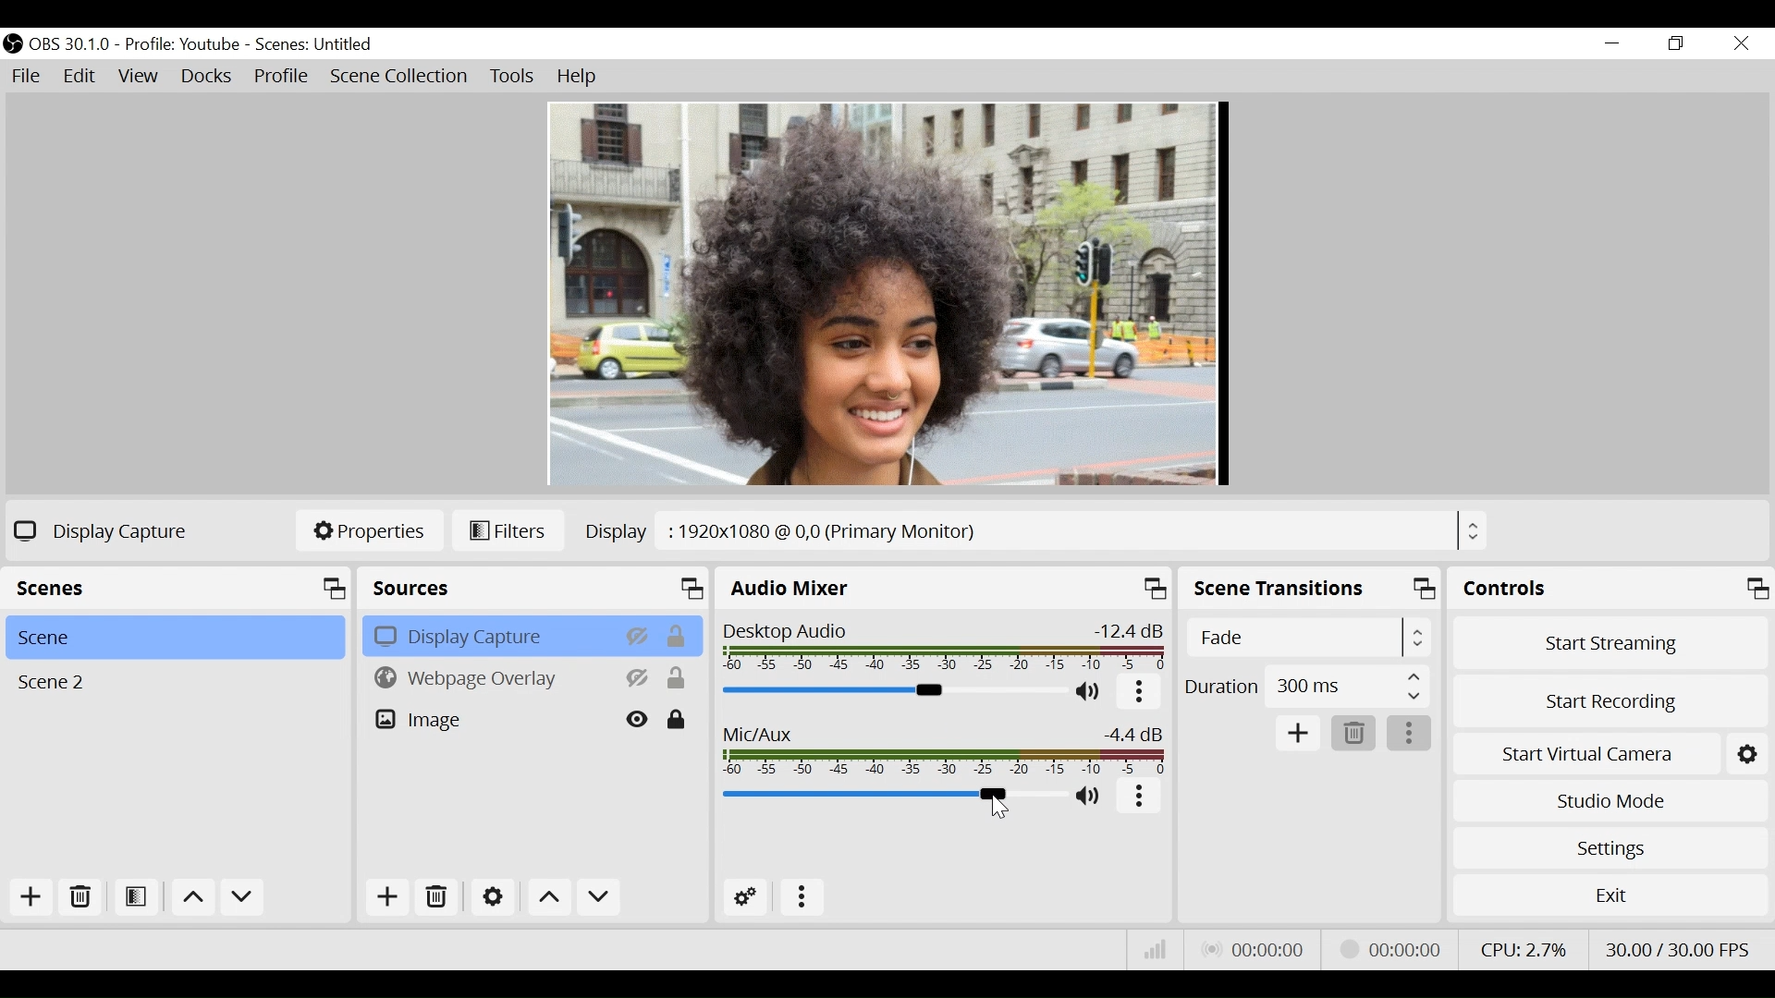 Image resolution: width=1775 pixels, height=998 pixels. I want to click on Mic/Aux, so click(946, 749).